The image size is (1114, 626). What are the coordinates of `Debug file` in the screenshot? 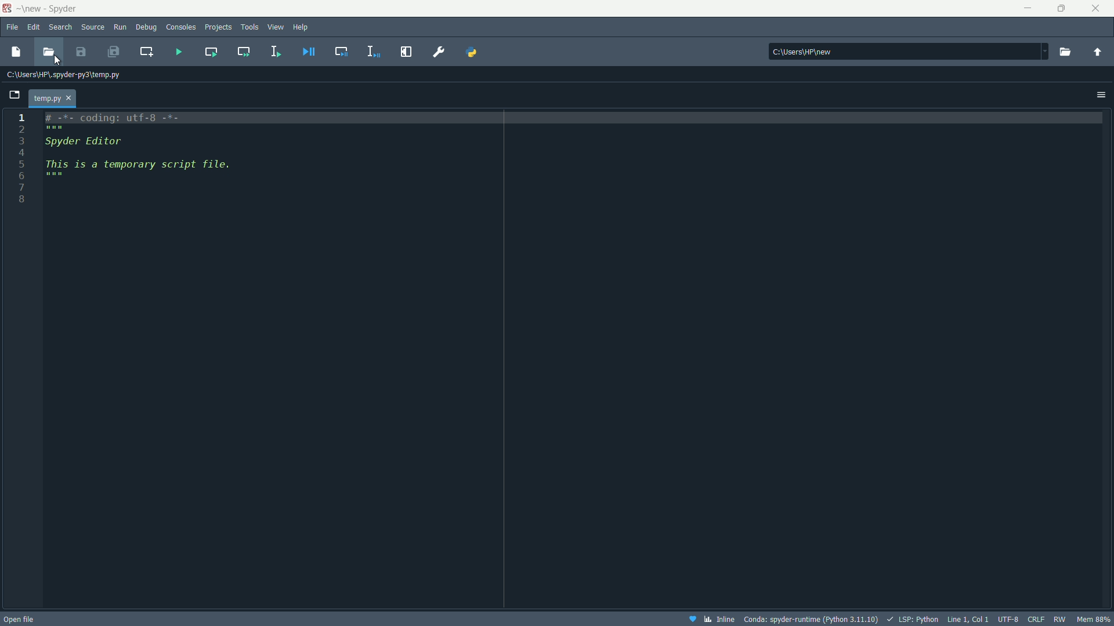 It's located at (309, 52).